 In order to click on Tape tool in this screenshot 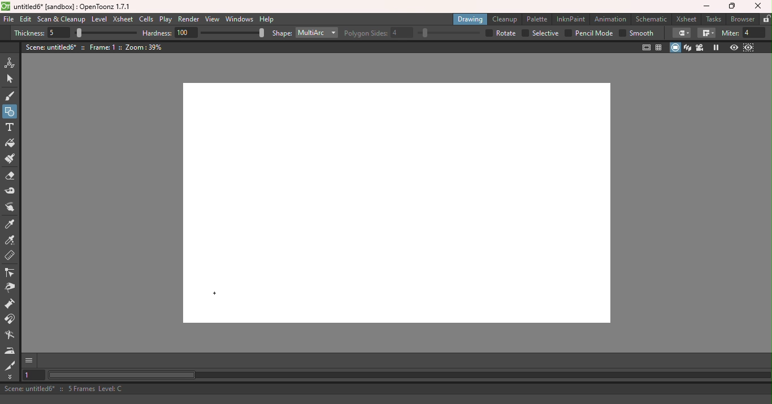, I will do `click(10, 192)`.